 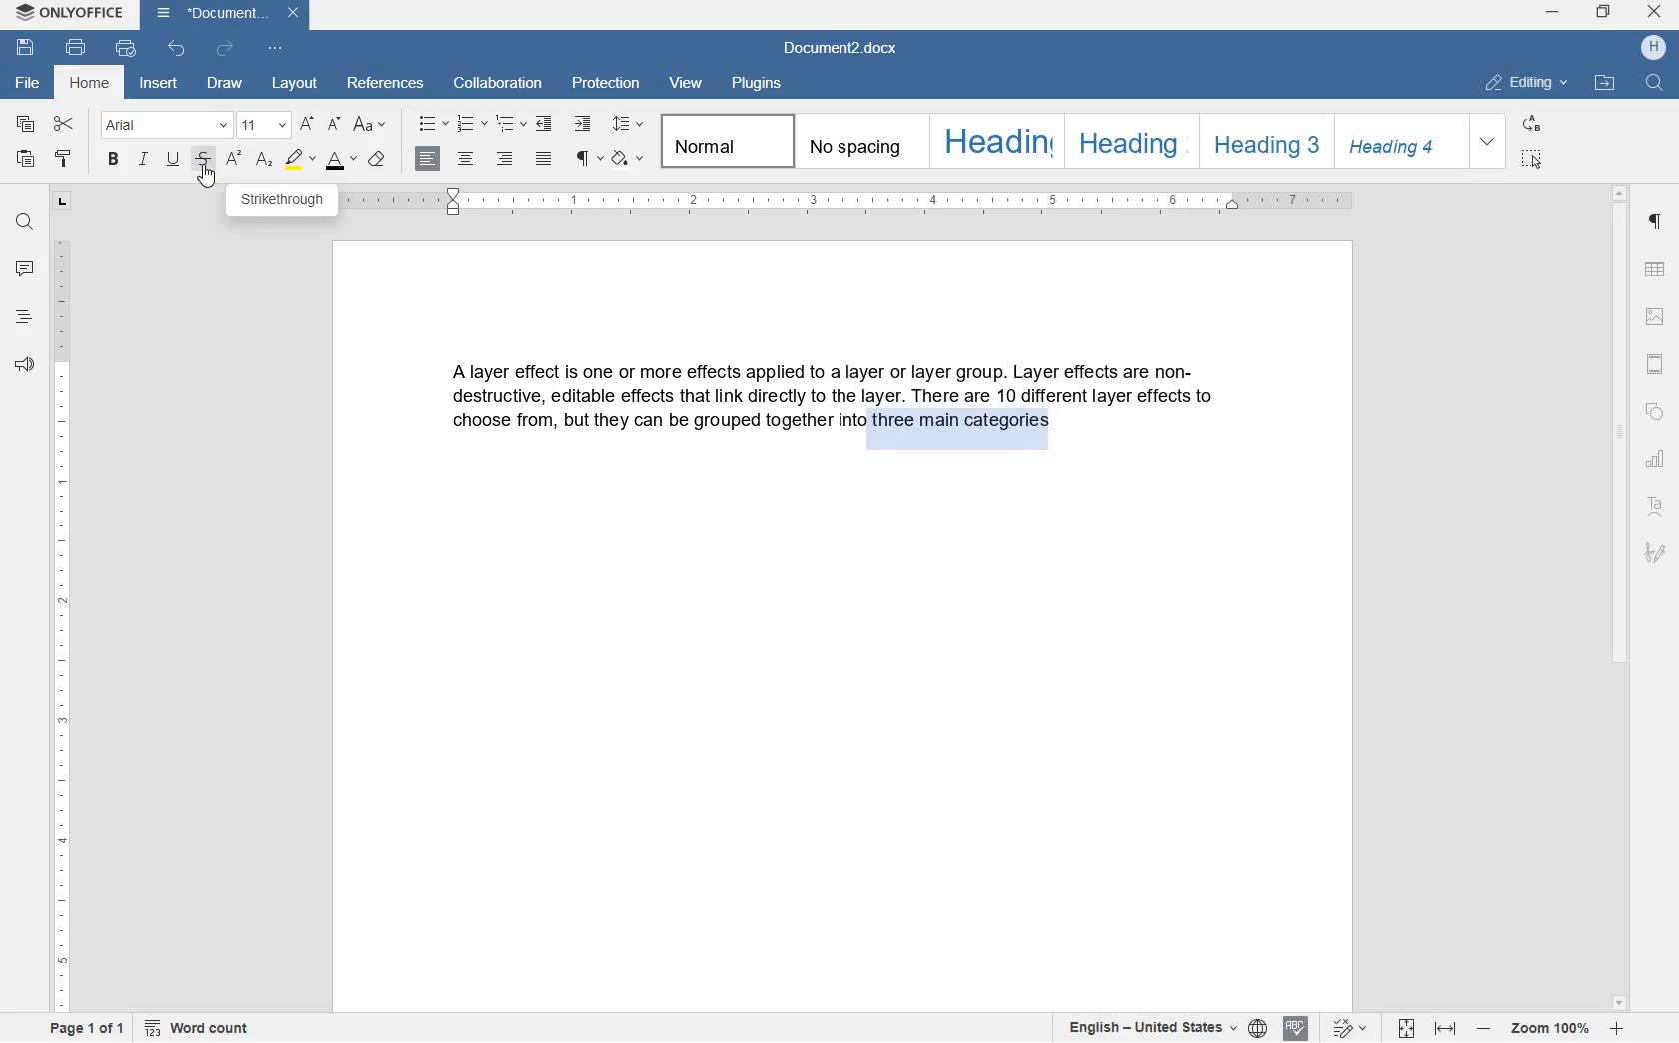 I want to click on cut, so click(x=66, y=125).